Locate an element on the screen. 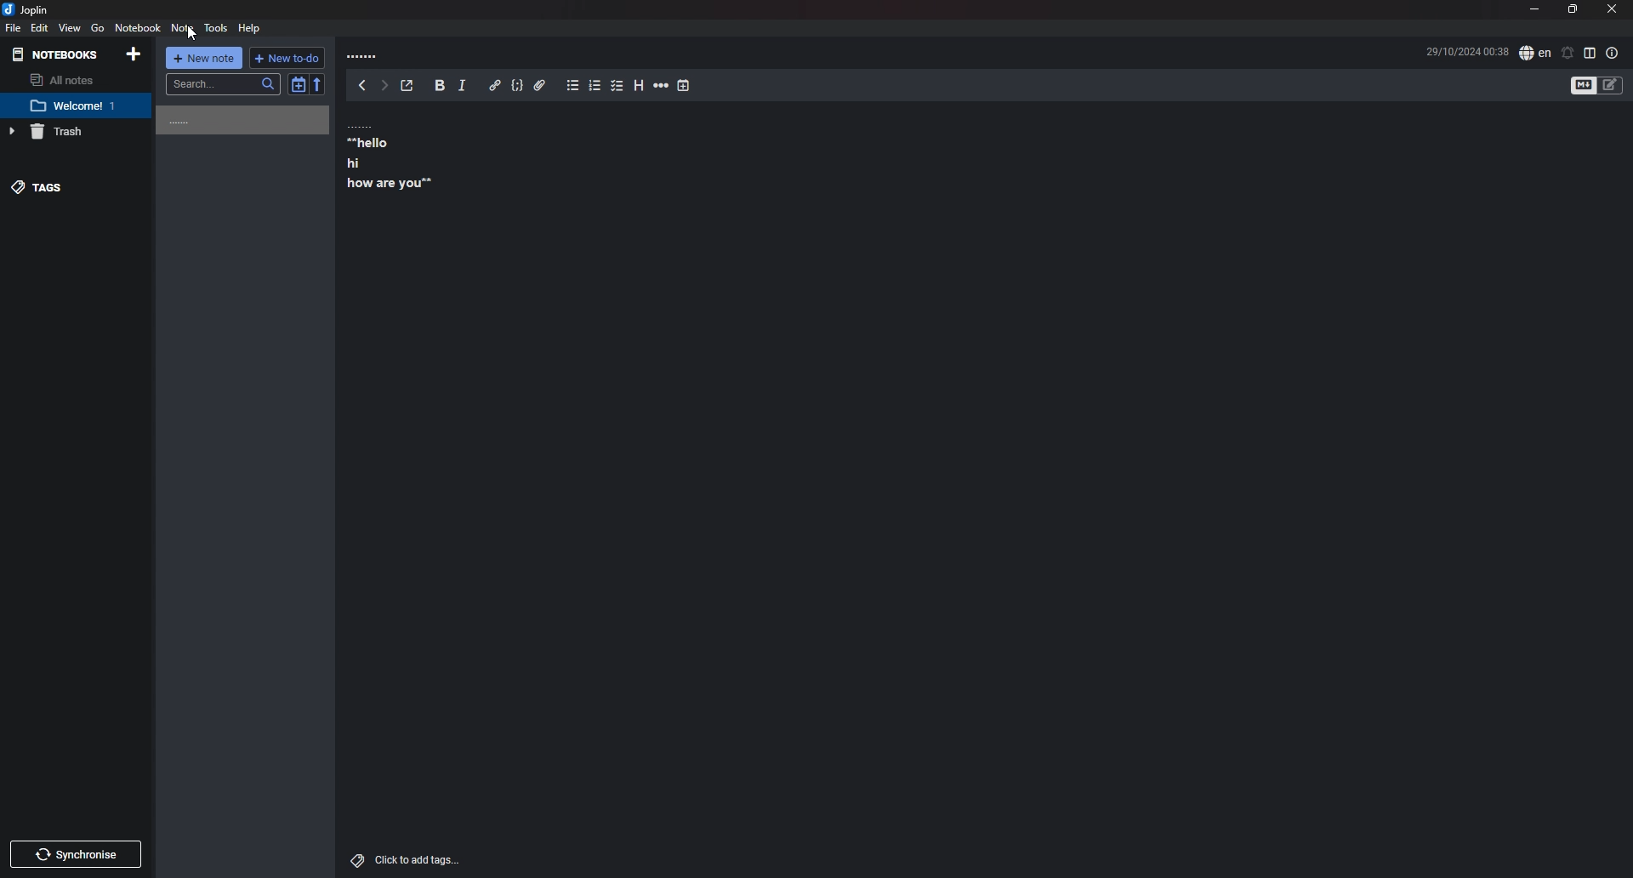 This screenshot has width=1633, height=878. Number list is located at coordinates (596, 85).